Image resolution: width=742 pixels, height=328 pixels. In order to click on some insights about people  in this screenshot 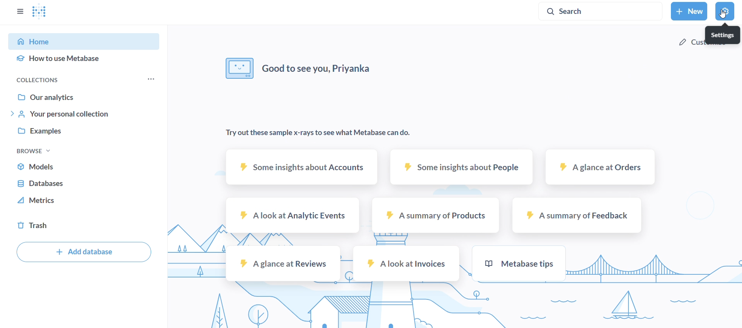, I will do `click(462, 167)`.